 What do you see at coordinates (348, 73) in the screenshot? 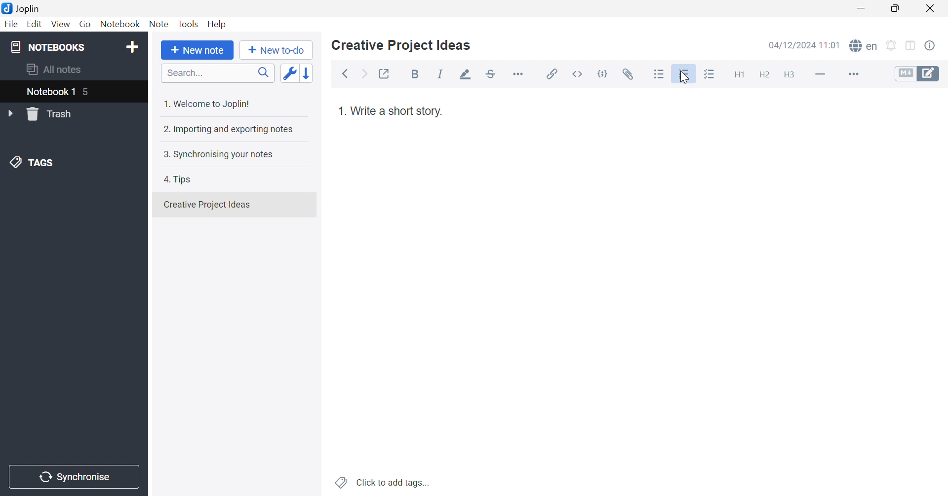
I see `Back` at bounding box center [348, 73].